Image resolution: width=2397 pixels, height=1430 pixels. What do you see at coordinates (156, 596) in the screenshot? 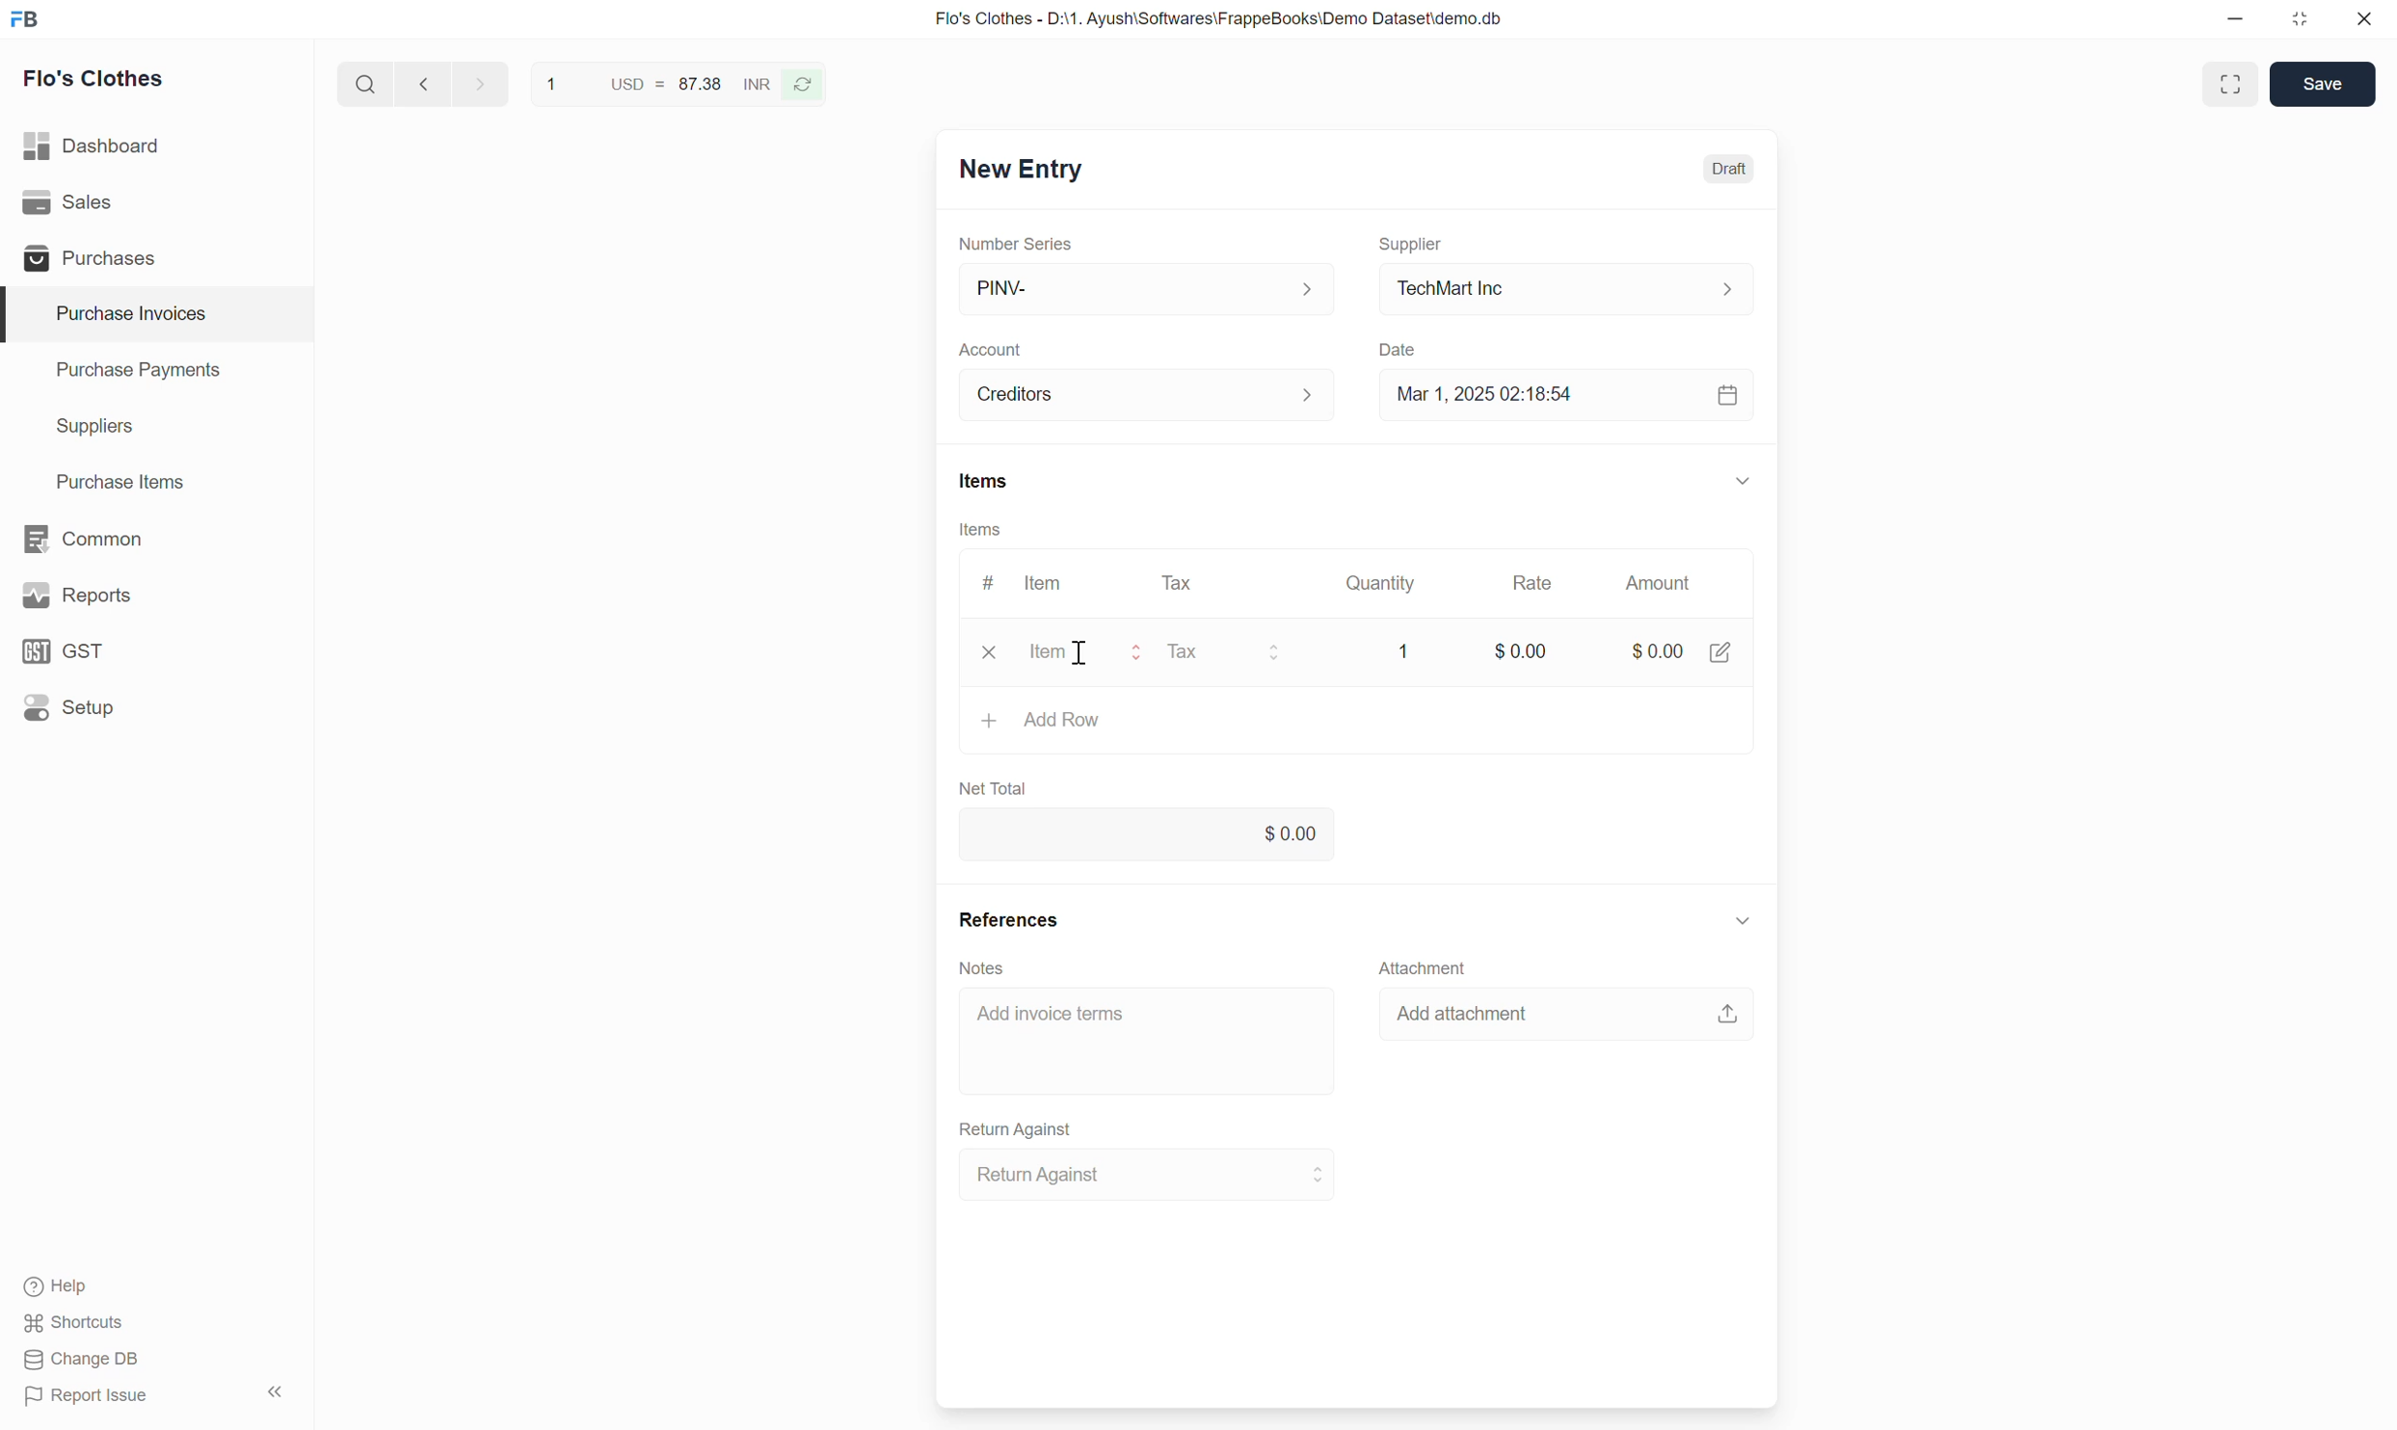
I see `Reports` at bounding box center [156, 596].